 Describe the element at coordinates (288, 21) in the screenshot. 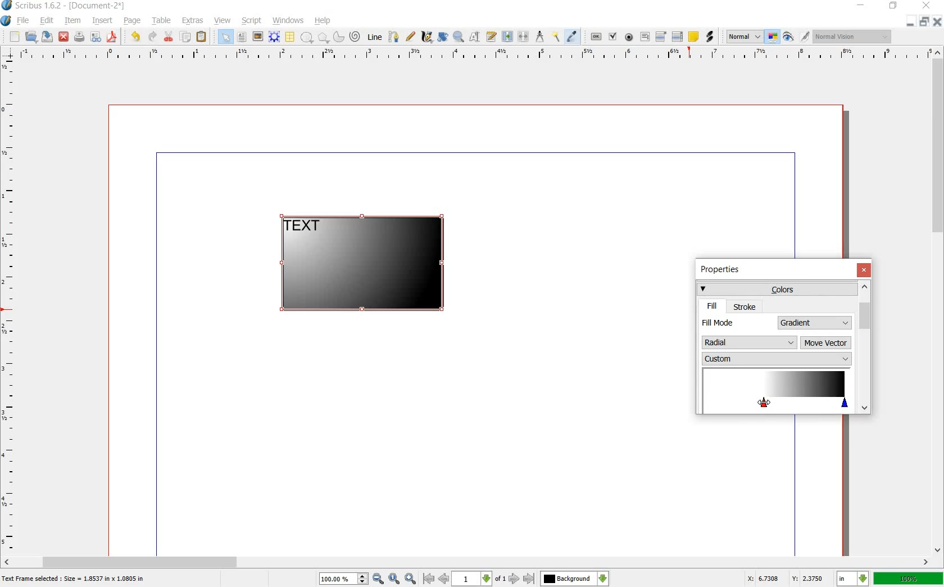

I see `windows` at that location.